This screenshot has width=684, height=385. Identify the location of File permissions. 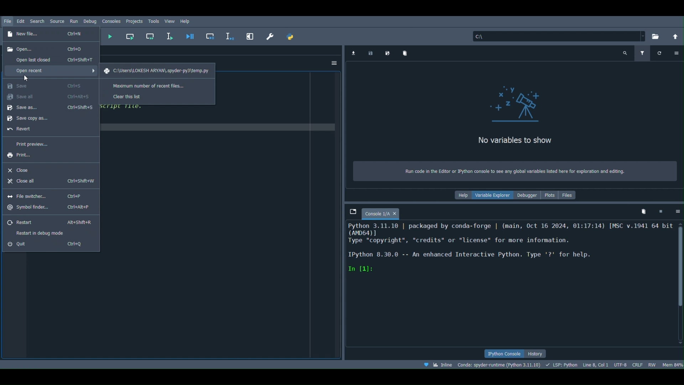
(652, 363).